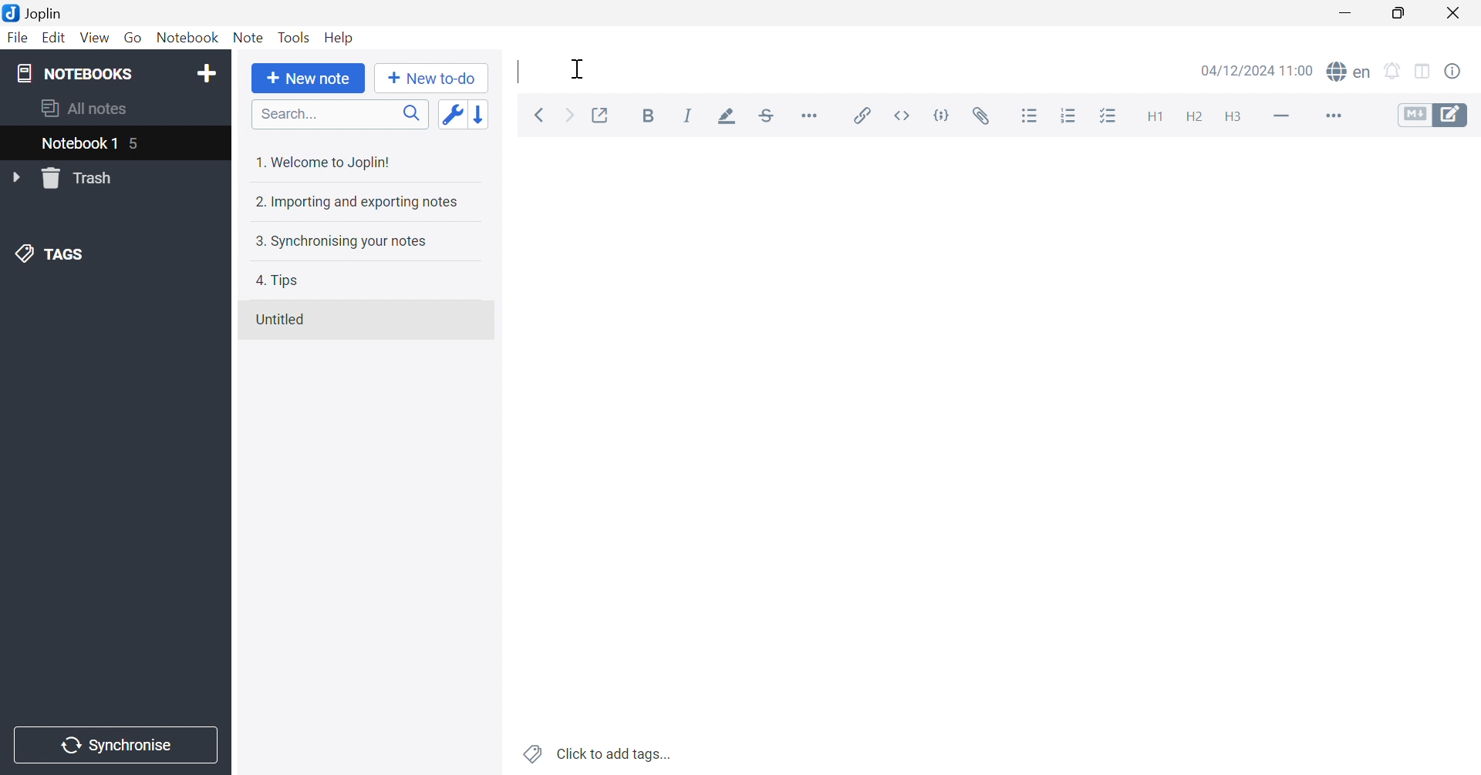 This screenshot has width=1481, height=775. Describe the element at coordinates (1107, 119) in the screenshot. I see `Checkbox list` at that location.